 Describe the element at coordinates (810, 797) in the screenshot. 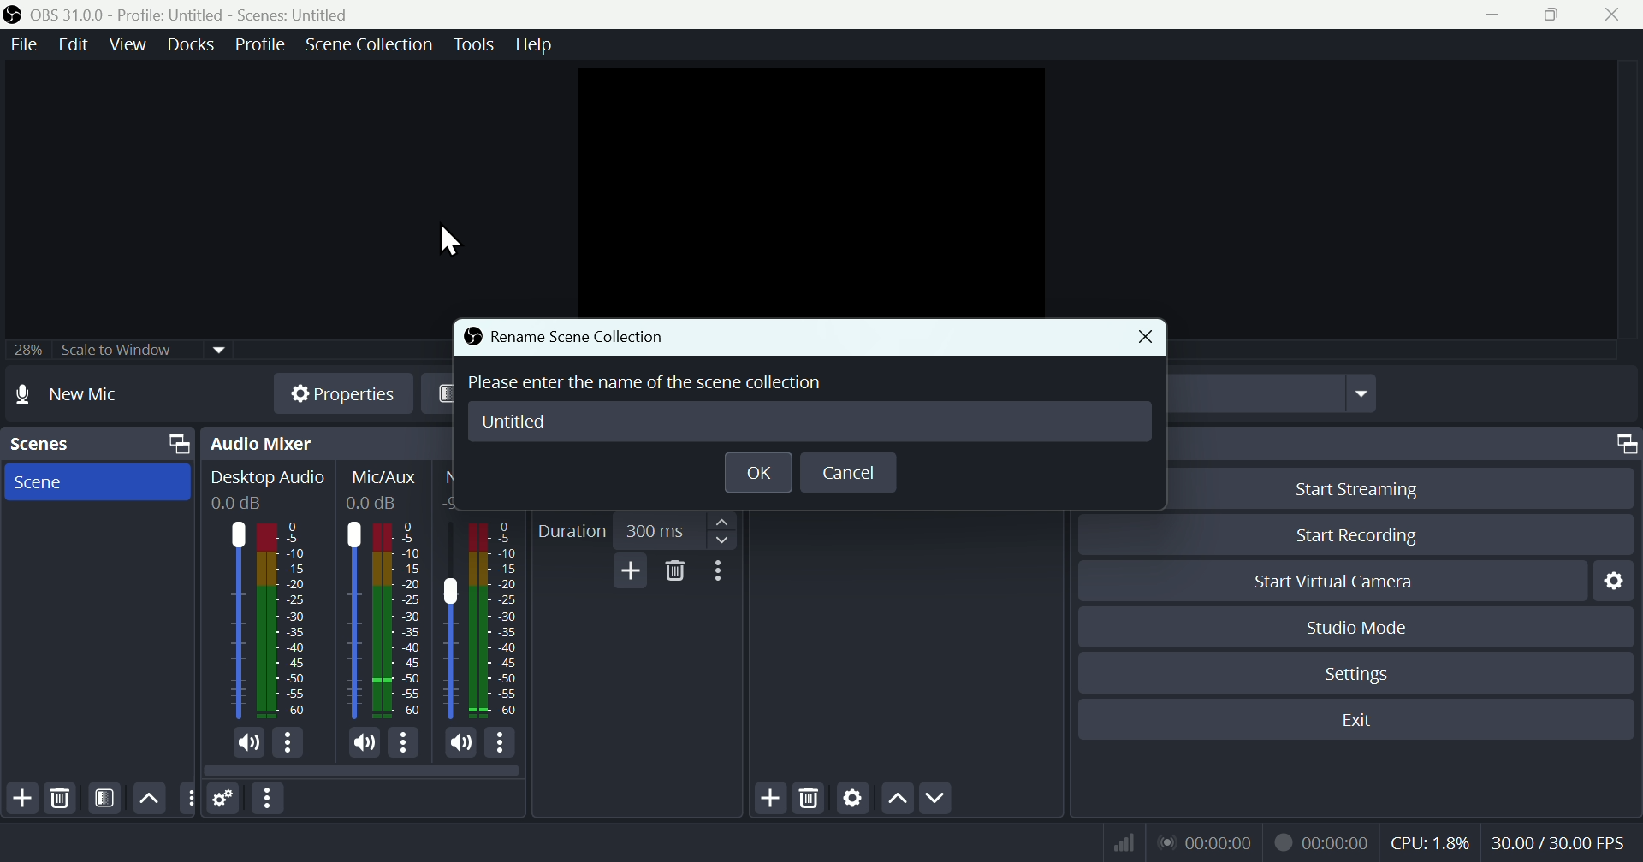

I see `Delete` at that location.